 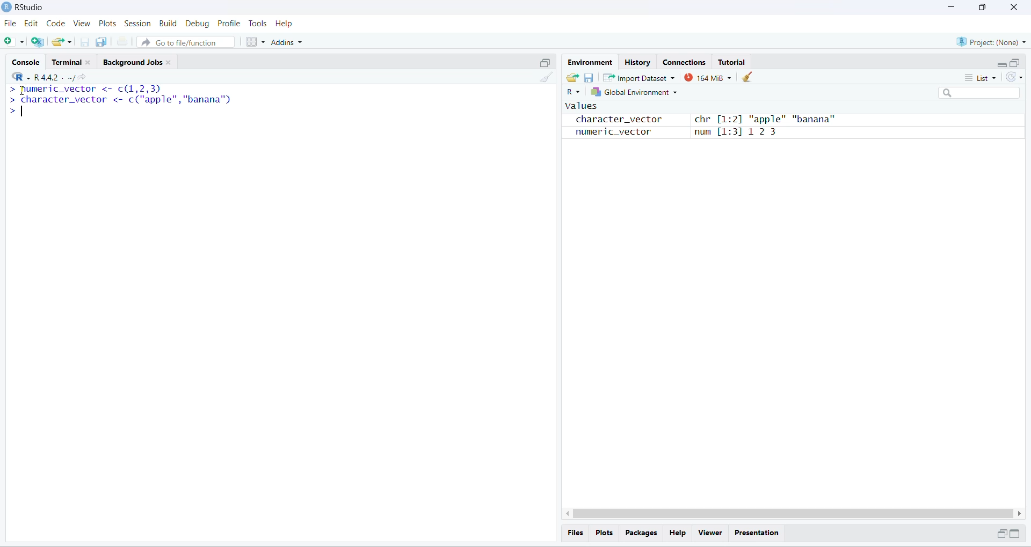 What do you see at coordinates (749, 77) in the screenshot?
I see `clear` at bounding box center [749, 77].